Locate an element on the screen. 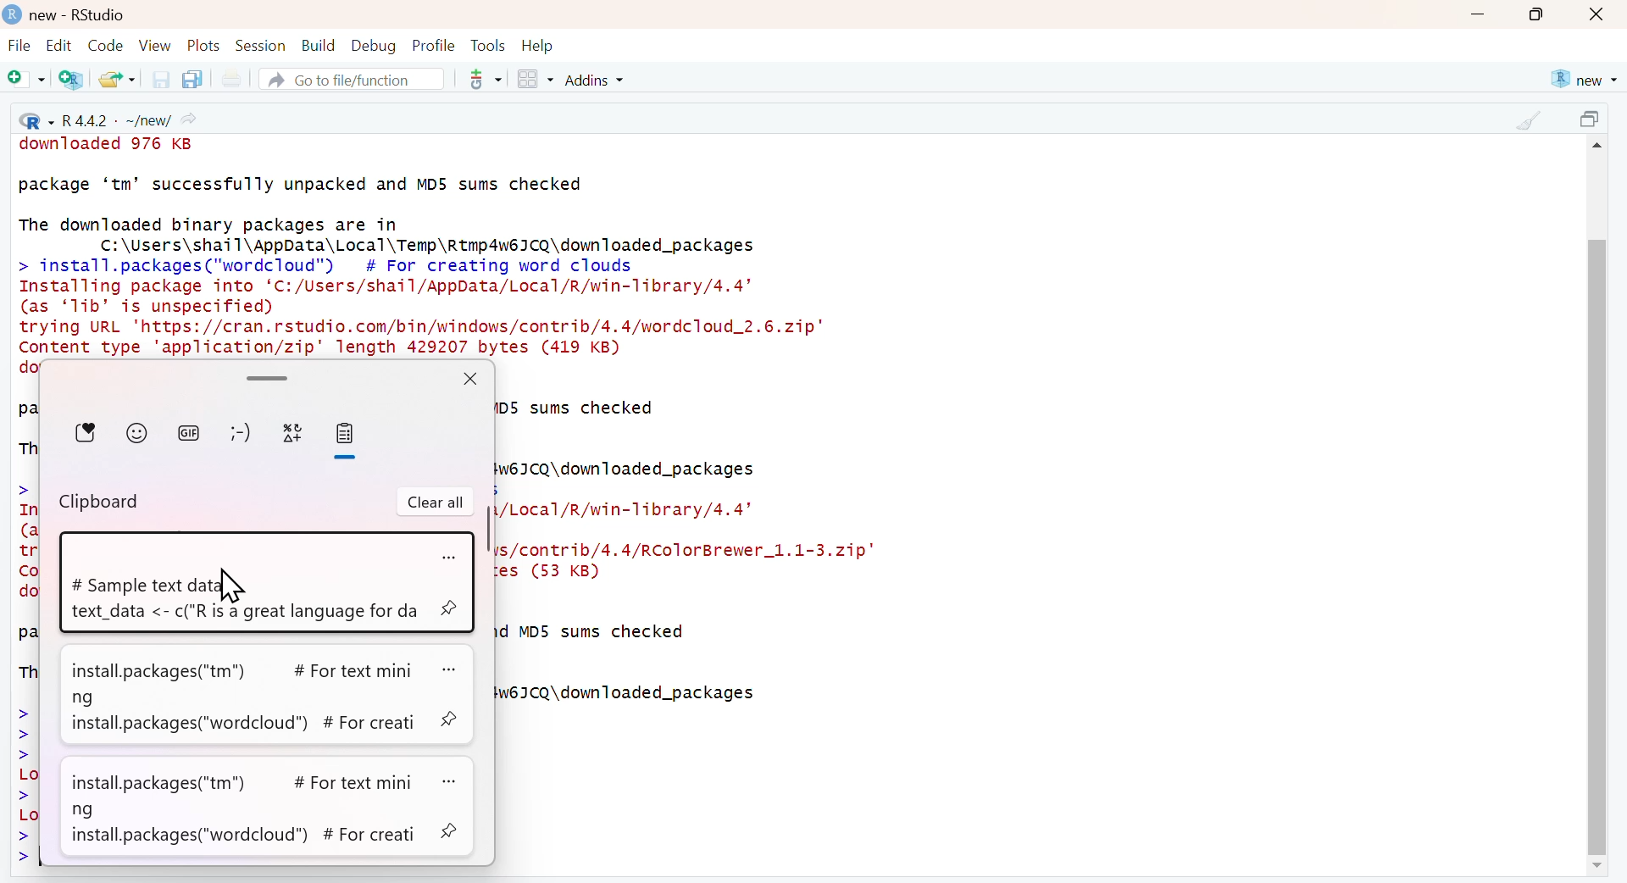 Image resolution: width=1627 pixels, height=883 pixels. The downloaded binary packages are in
C:\Users\shail\AppData\Local\Temp\Rtmp4w6I1CO\downloaded packages is located at coordinates (391, 231).